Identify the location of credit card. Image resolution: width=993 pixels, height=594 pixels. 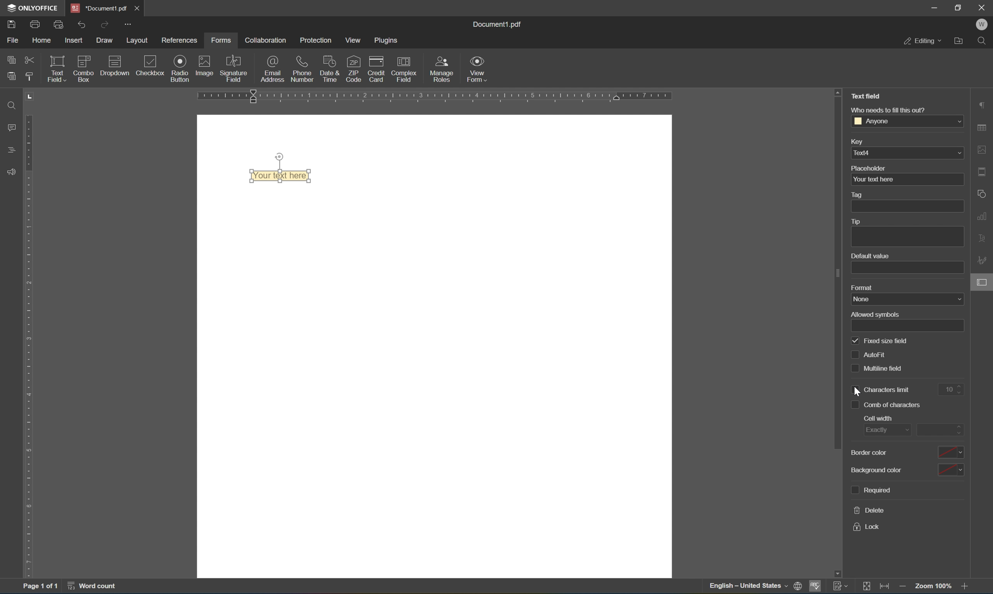
(376, 70).